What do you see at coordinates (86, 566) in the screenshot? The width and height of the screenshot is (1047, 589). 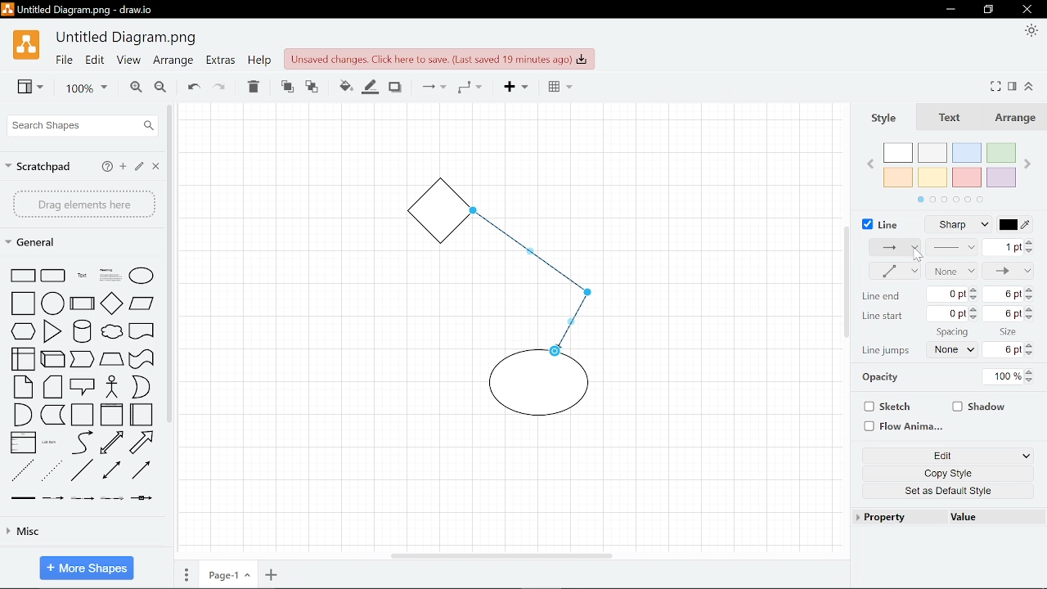 I see `More shapes` at bounding box center [86, 566].